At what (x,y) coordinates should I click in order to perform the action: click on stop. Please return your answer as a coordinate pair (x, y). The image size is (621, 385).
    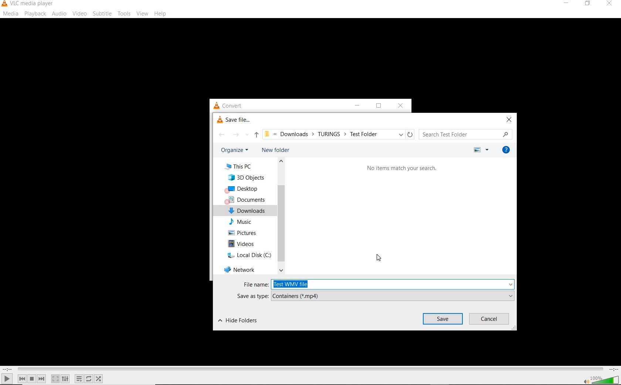
    Looking at the image, I should click on (32, 379).